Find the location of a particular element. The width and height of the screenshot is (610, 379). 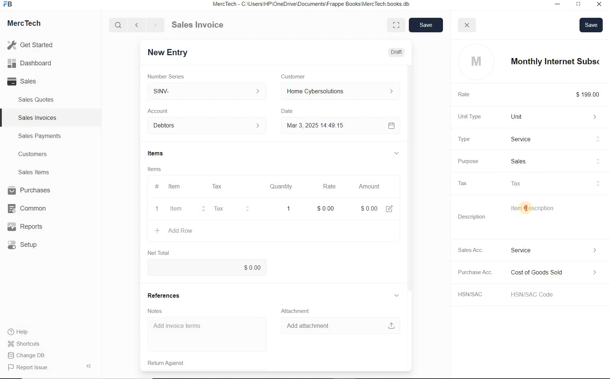

$0.00 is located at coordinates (207, 268).